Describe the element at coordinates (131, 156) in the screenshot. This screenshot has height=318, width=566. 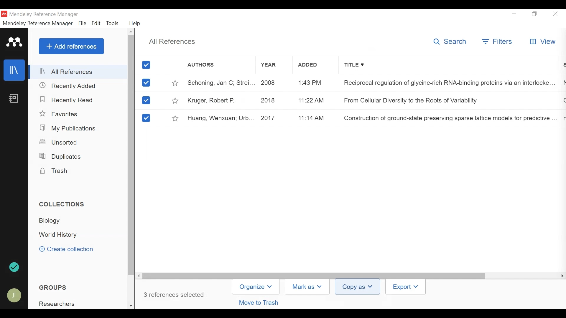
I see `Vertical Scroll bar` at that location.